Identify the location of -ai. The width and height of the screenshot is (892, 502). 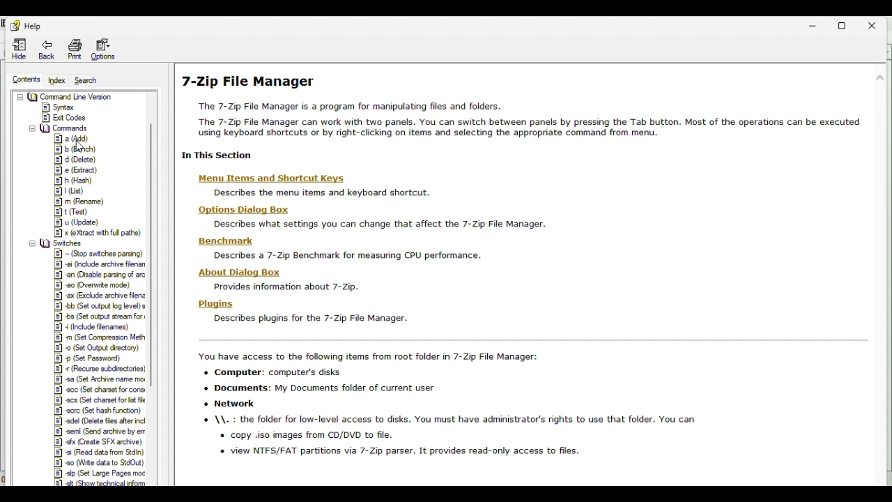
(100, 264).